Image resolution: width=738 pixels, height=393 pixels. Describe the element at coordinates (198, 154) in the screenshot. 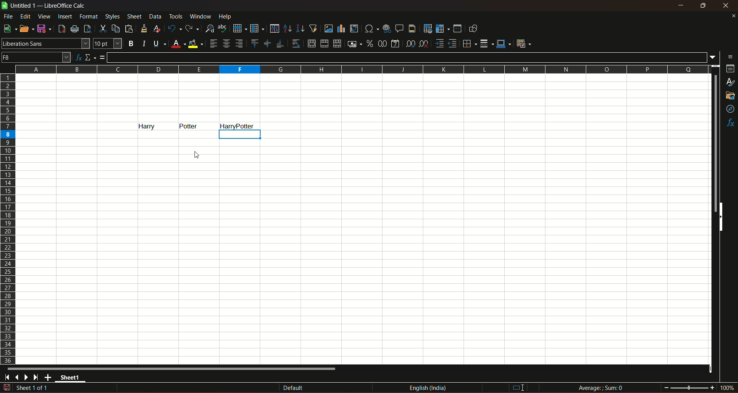

I see `cursor` at that location.